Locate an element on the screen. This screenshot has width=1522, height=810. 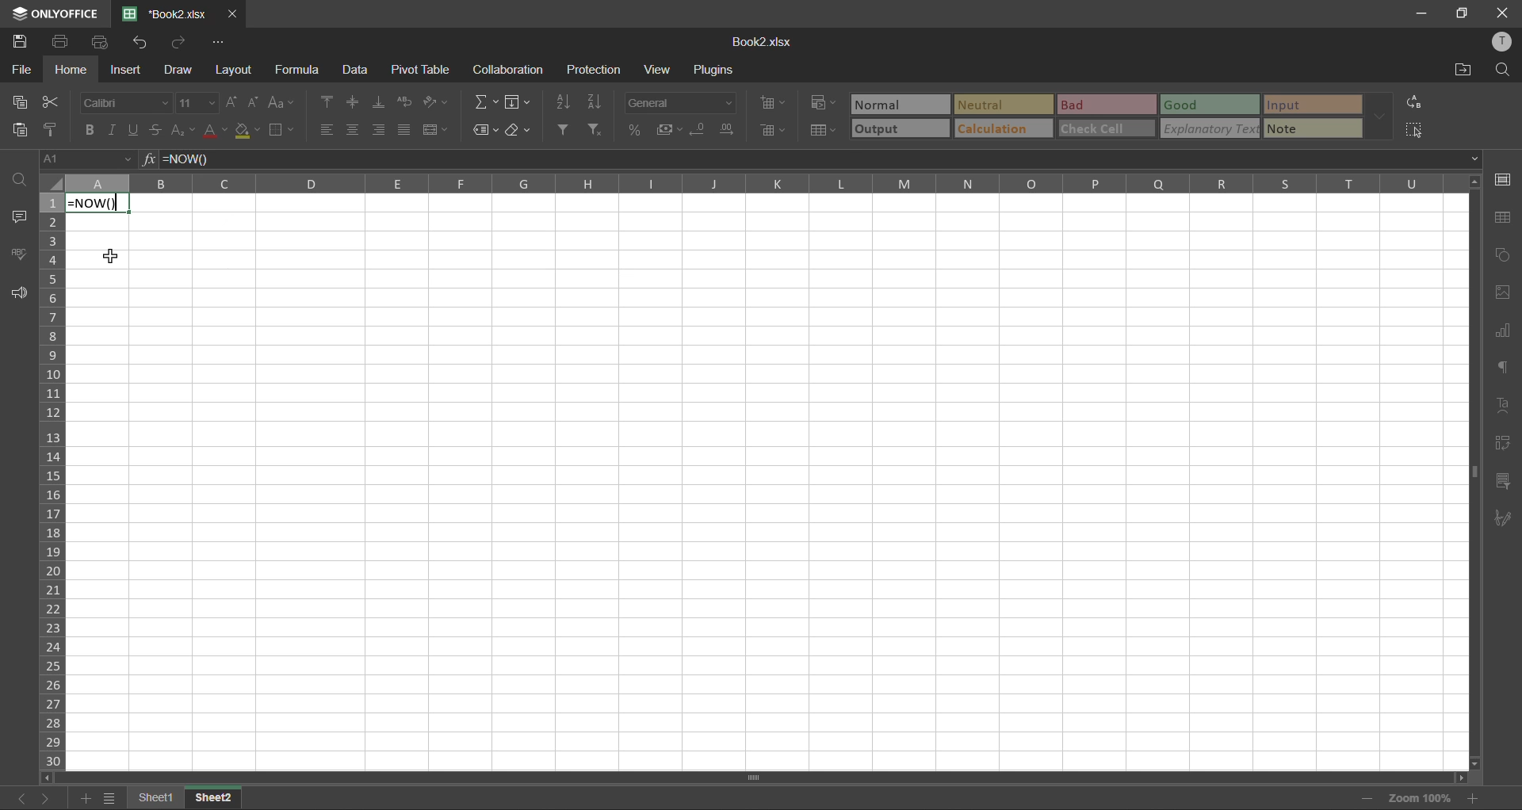
plugins is located at coordinates (717, 72).